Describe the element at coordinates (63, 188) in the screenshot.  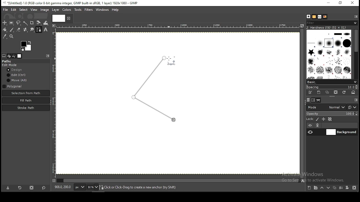
I see `872.0, 196.0` at that location.